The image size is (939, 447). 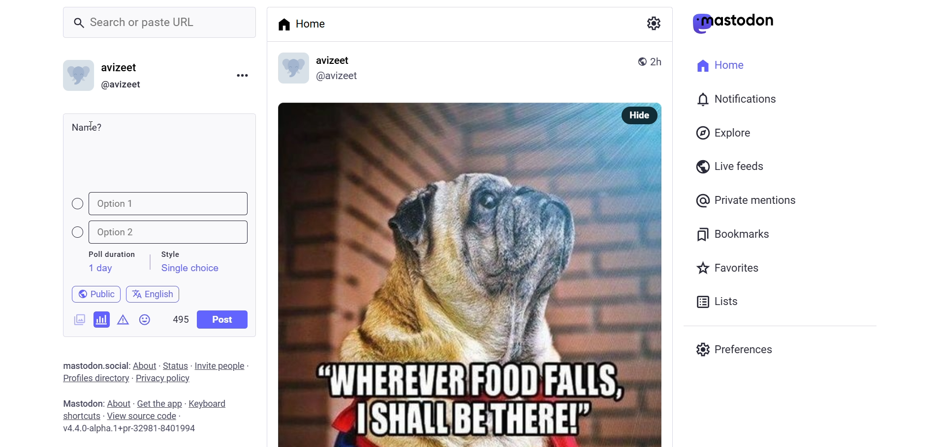 I want to click on keyboard, so click(x=212, y=404).